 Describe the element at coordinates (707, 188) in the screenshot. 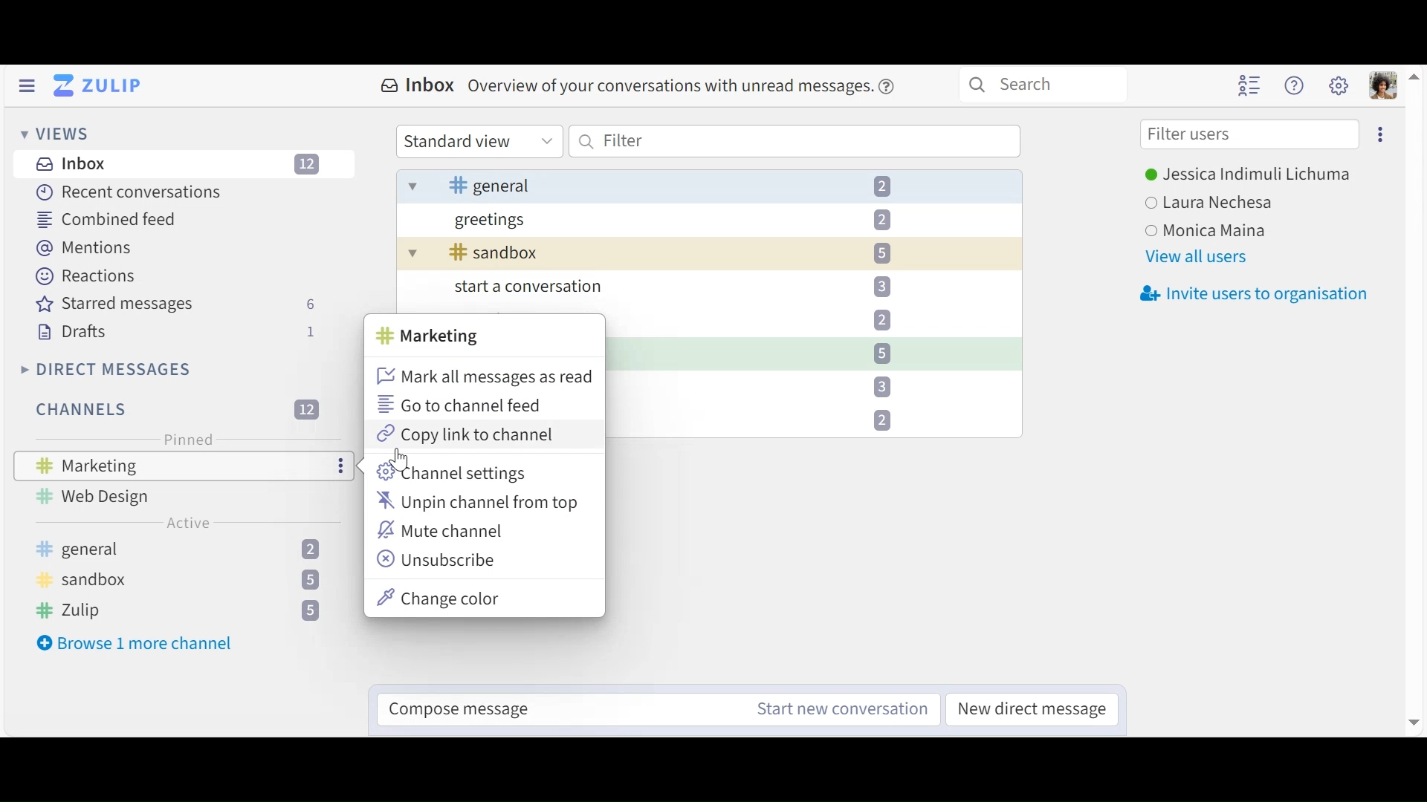

I see `general` at that location.